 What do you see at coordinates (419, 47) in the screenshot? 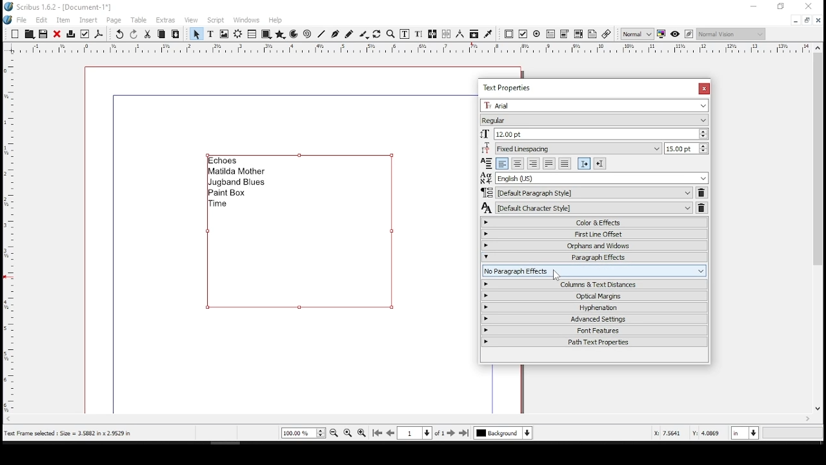
I see `horizontal scale` at bounding box center [419, 47].